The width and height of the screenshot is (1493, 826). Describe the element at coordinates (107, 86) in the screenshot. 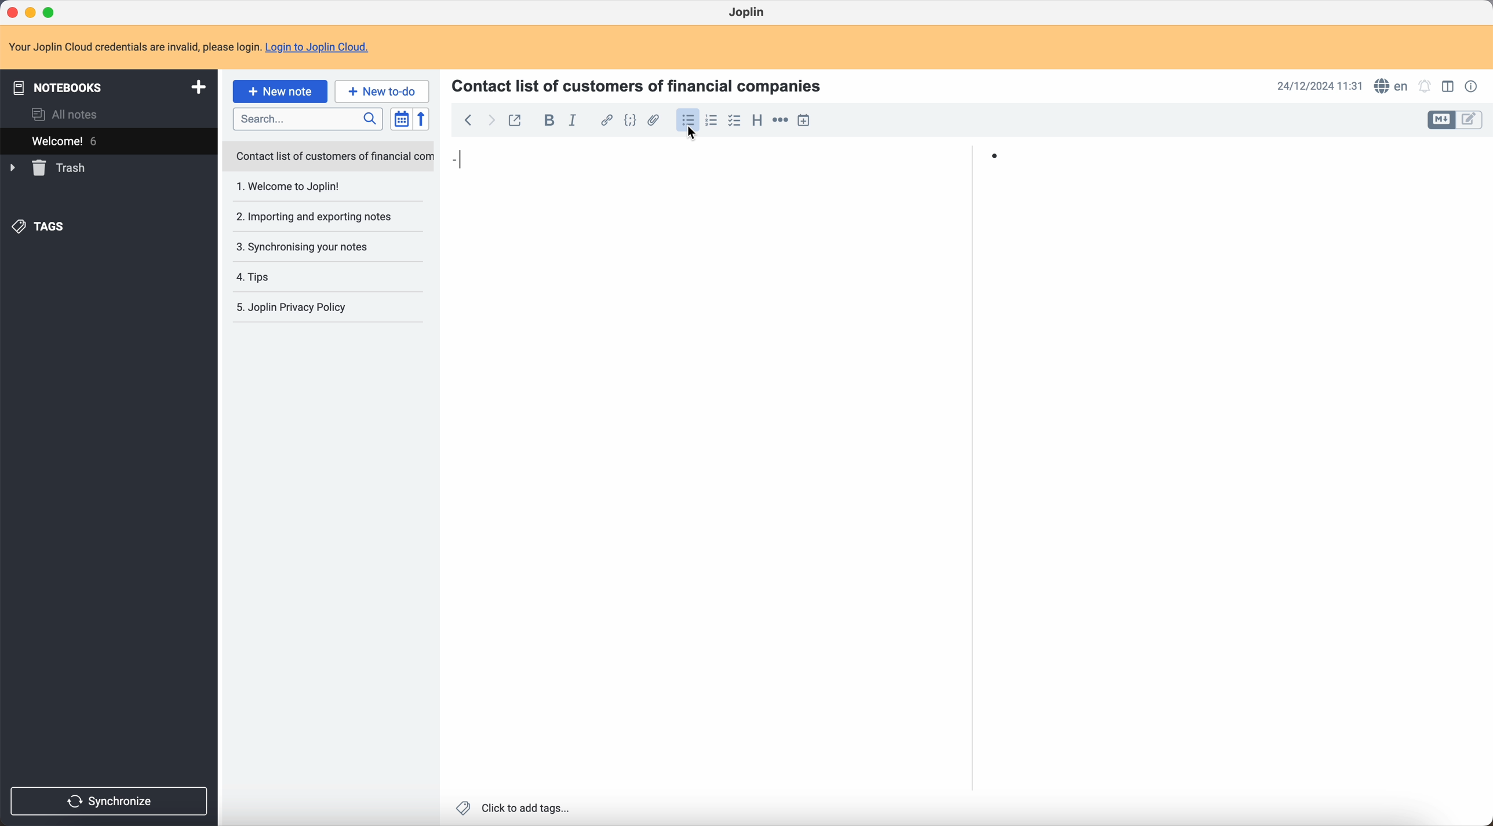

I see `notebooks` at that location.